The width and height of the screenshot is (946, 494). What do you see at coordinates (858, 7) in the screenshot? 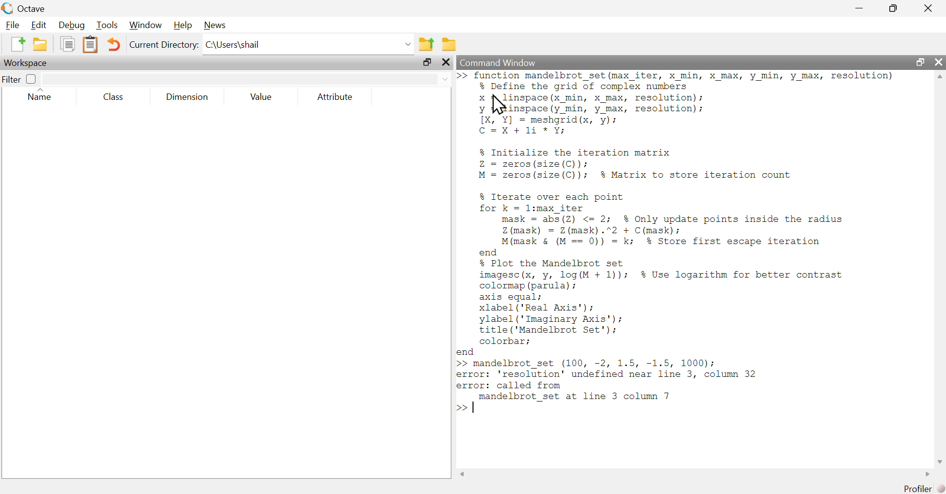
I see `minimize` at bounding box center [858, 7].